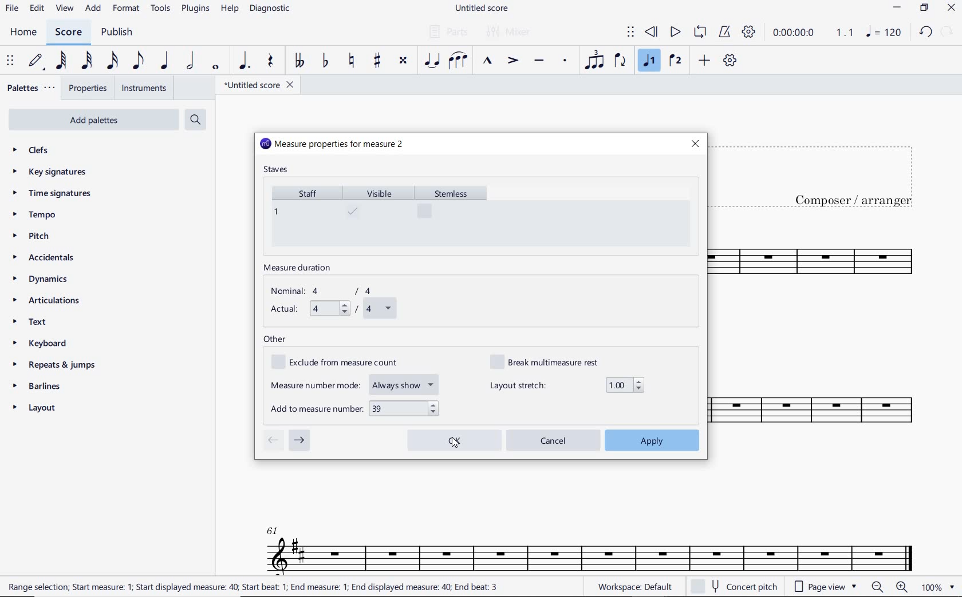  What do you see at coordinates (590, 541) in the screenshot?
I see `INSTRUMENT: TENOR SAXOPHONE` at bounding box center [590, 541].